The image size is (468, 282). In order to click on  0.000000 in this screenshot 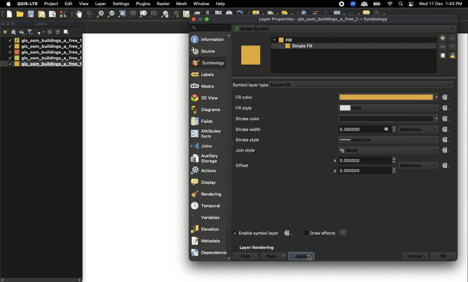, I will do `click(362, 171)`.